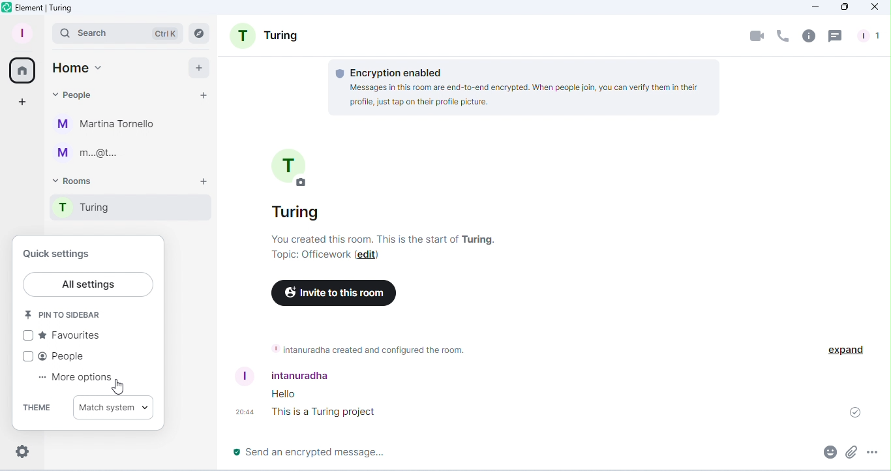 This screenshot has height=471, width=891. I want to click on Threads, so click(835, 37).